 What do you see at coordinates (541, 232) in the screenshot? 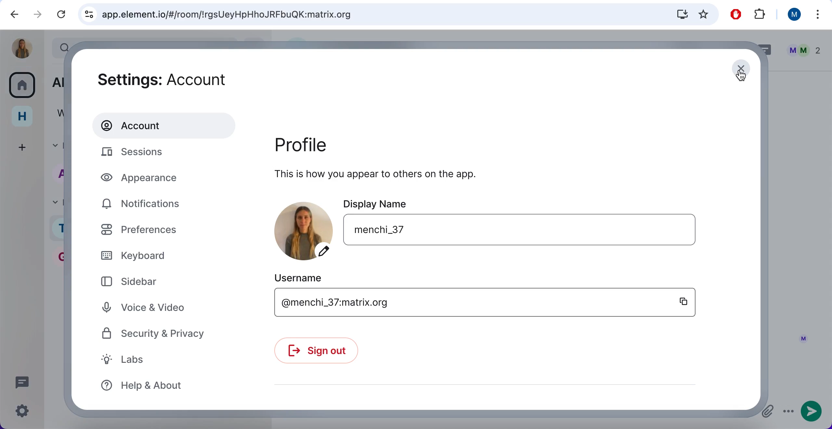
I see `user` at bounding box center [541, 232].